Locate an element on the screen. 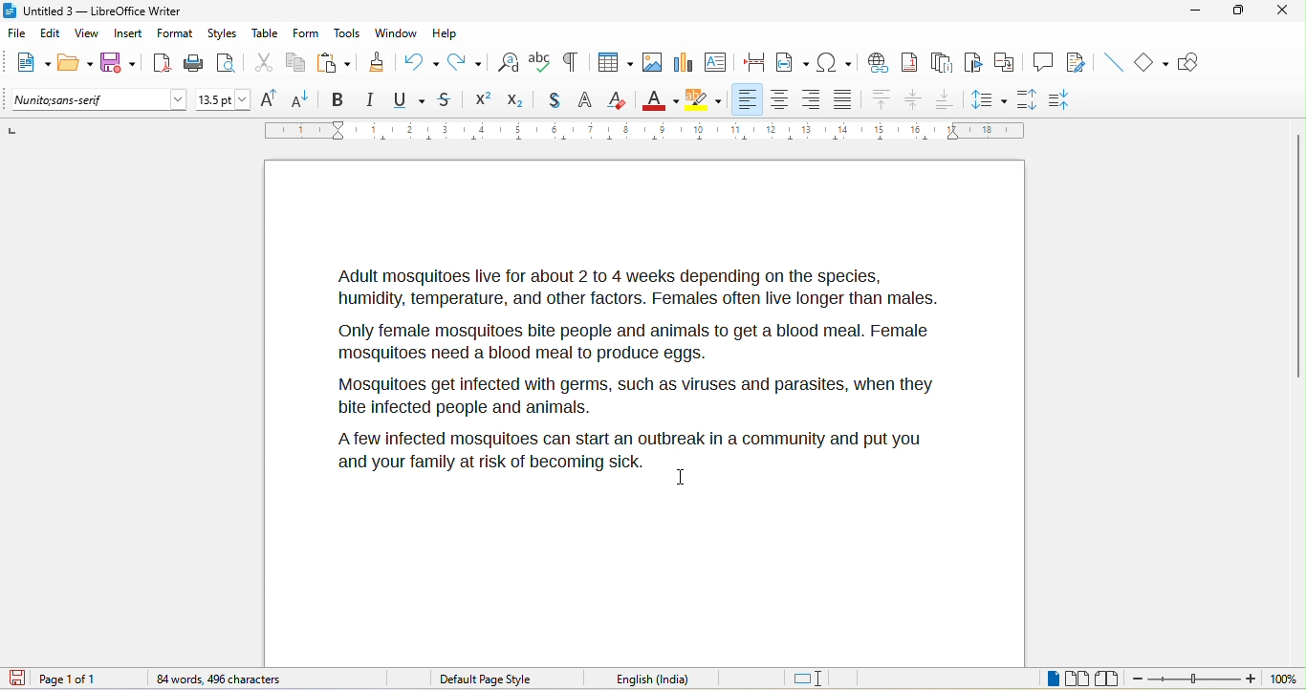 The image size is (1306, 690). subscript is located at coordinates (520, 98).